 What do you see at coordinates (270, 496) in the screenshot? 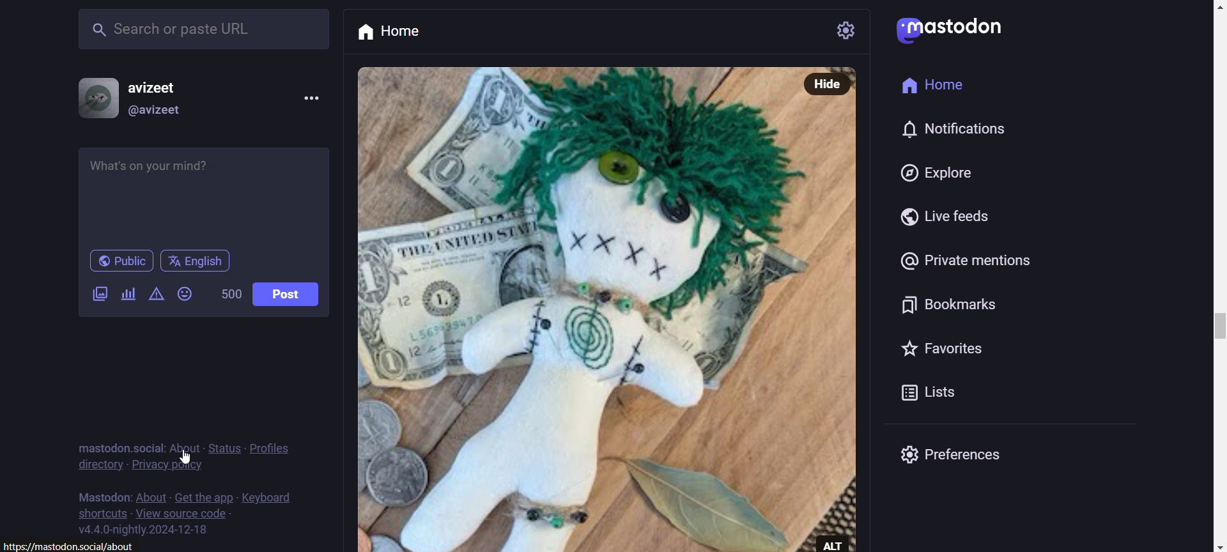
I see `keyboard` at bounding box center [270, 496].